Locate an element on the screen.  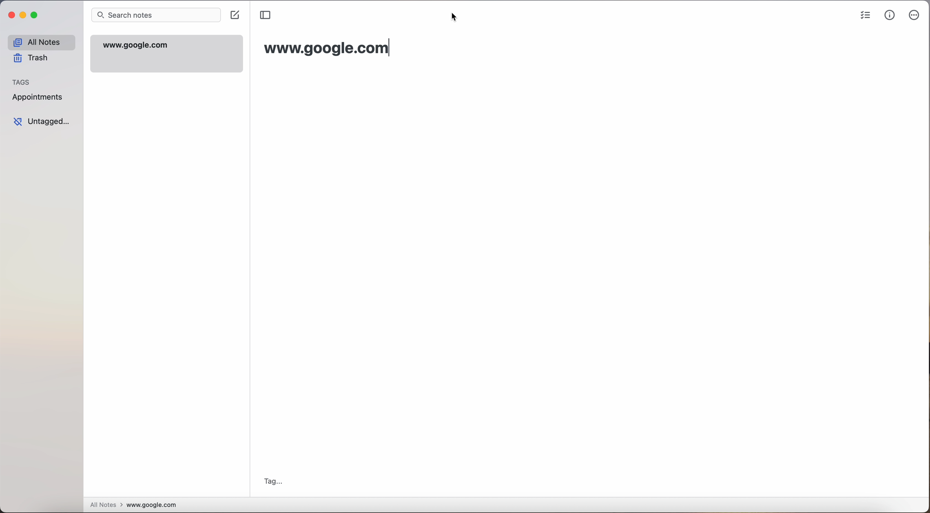
maximize app is located at coordinates (35, 16).